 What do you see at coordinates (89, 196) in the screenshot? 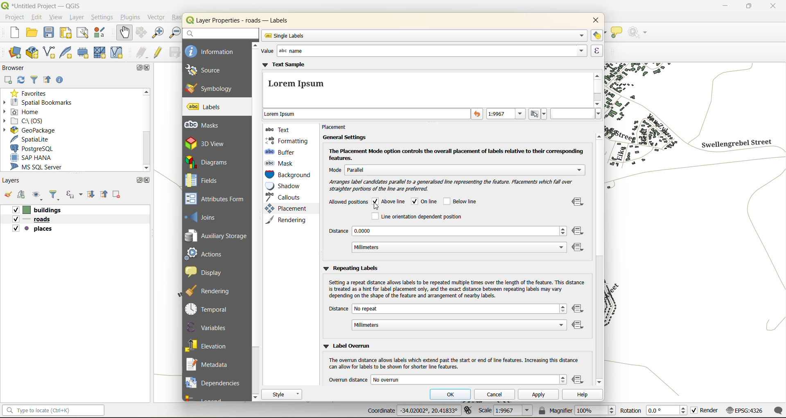
I see `expand all` at bounding box center [89, 196].